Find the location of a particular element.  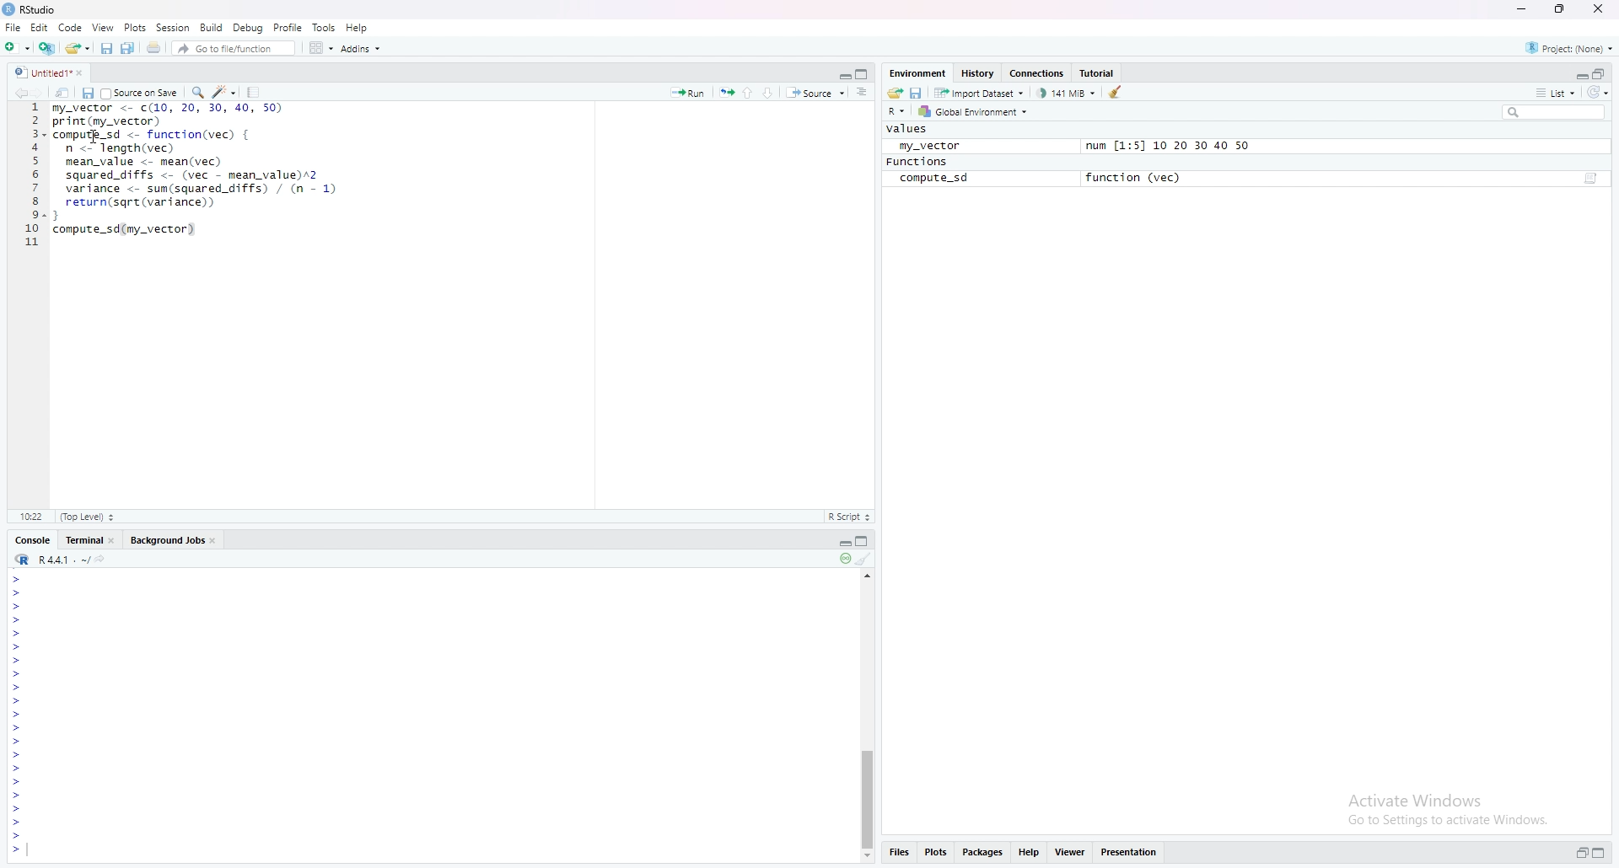

Session is located at coordinates (172, 28).